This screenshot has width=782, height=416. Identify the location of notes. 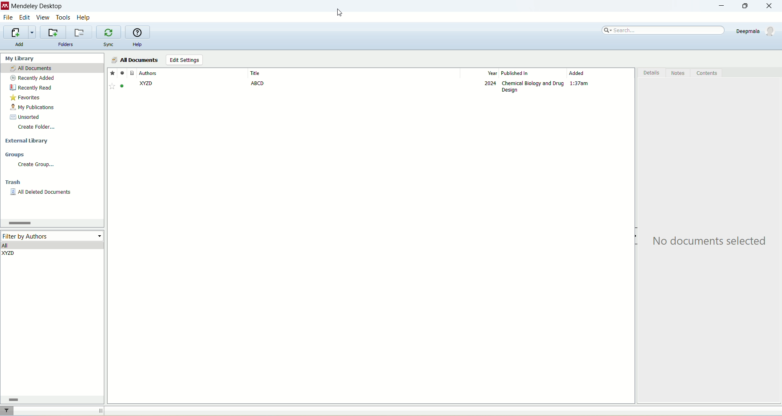
(679, 73).